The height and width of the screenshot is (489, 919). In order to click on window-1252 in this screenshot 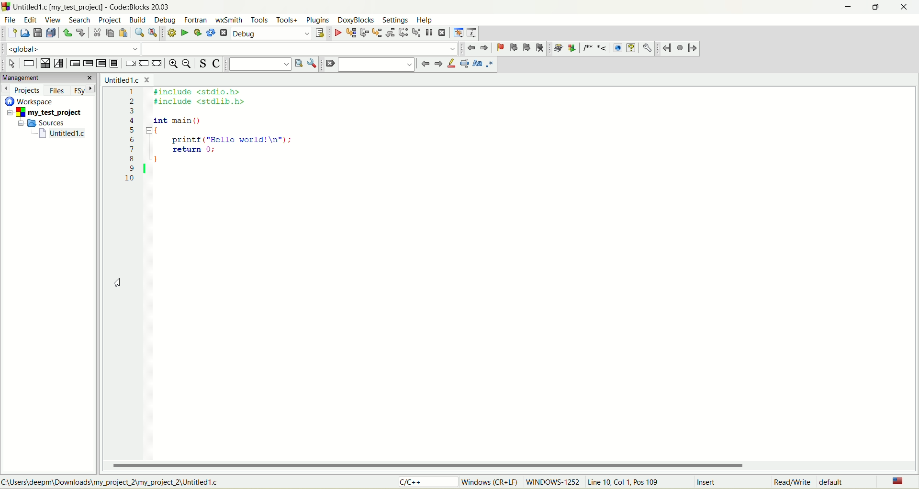, I will do `click(553, 483)`.